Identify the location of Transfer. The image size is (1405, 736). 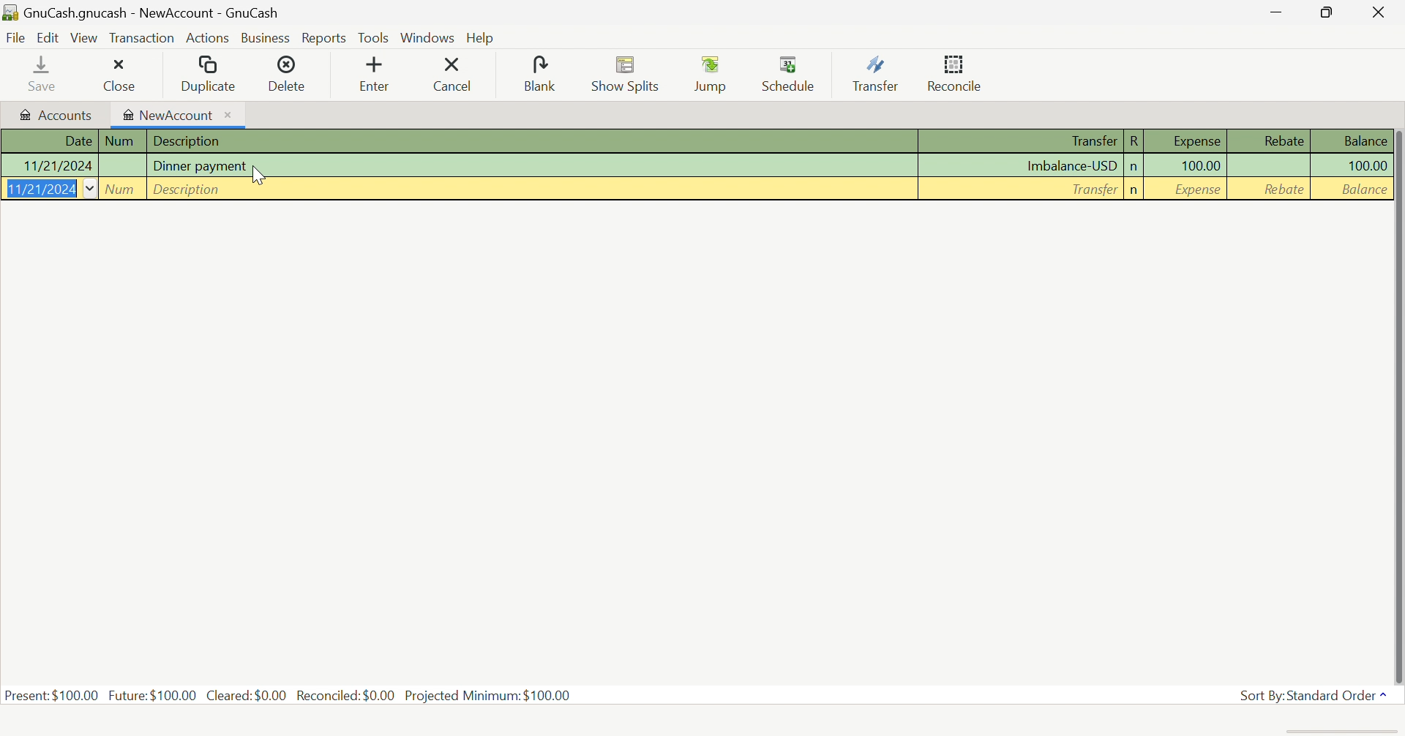
(1093, 142).